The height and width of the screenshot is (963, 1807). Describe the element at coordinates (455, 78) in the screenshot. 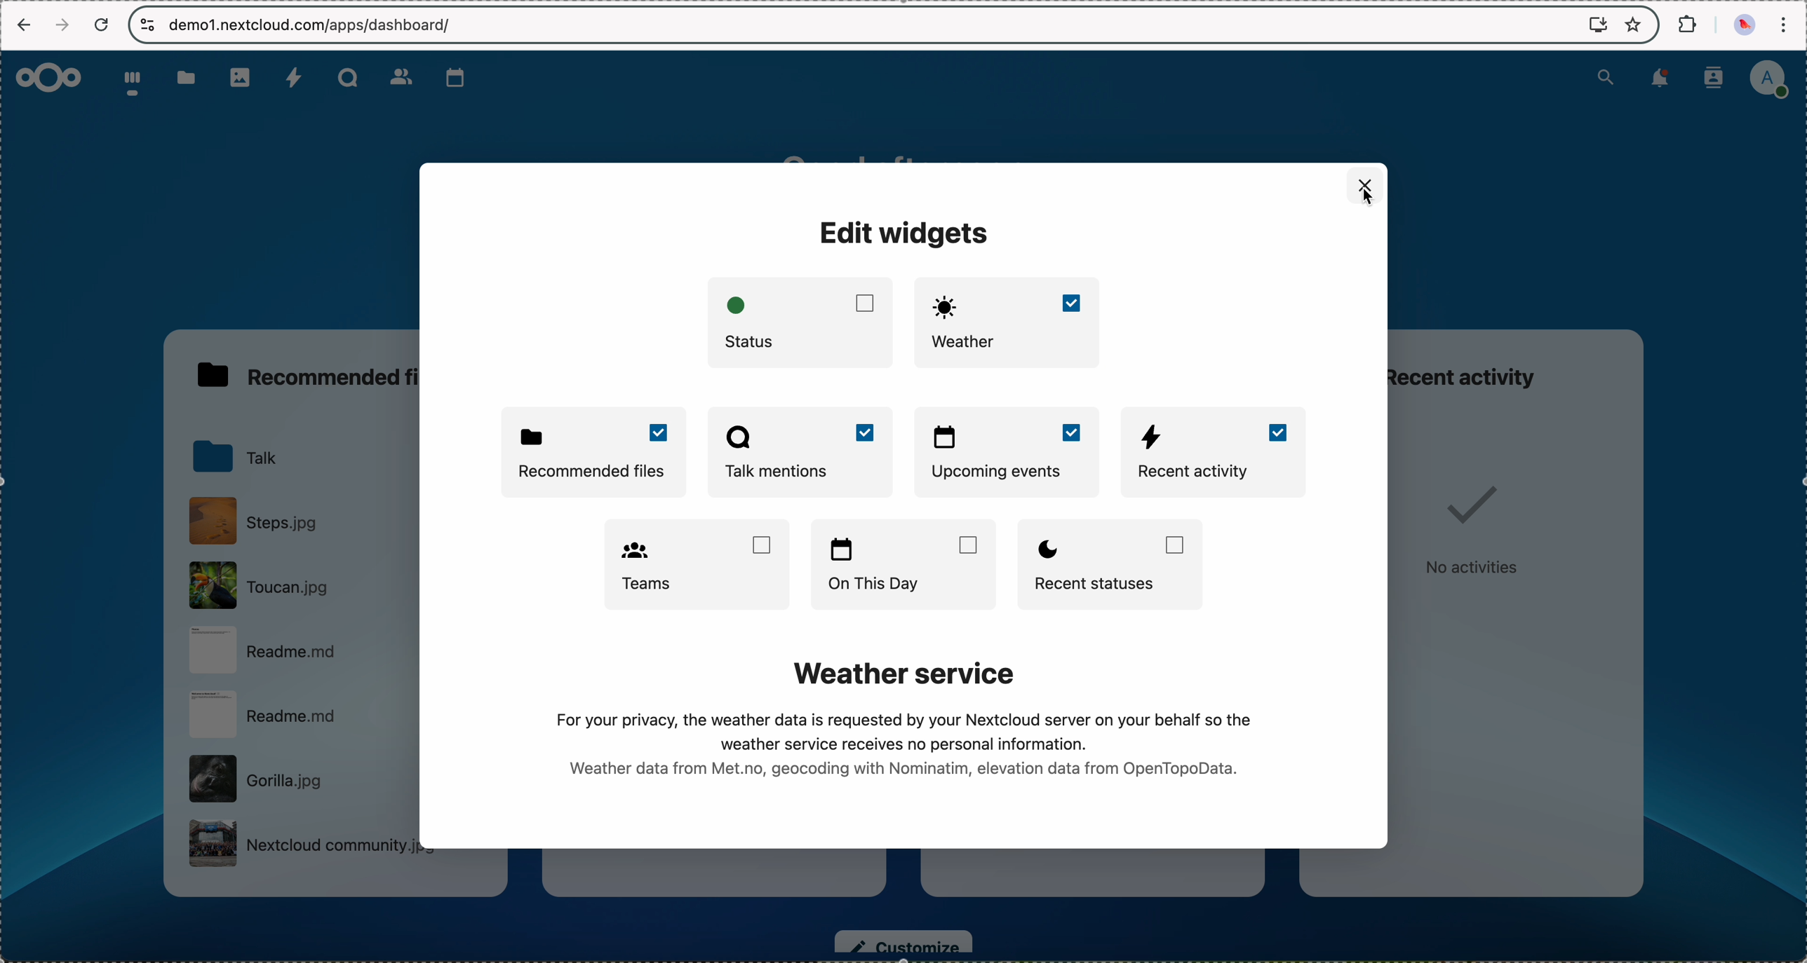

I see `calendar` at that location.